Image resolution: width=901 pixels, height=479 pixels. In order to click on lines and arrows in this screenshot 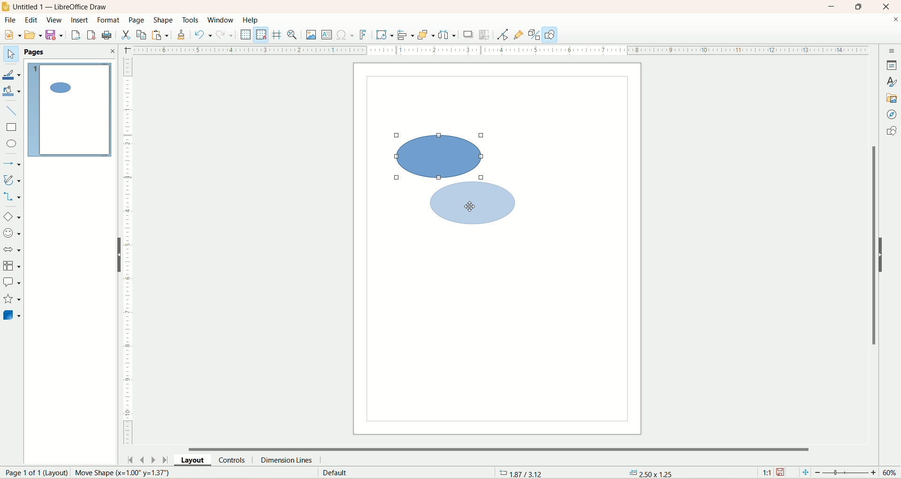, I will do `click(12, 164)`.